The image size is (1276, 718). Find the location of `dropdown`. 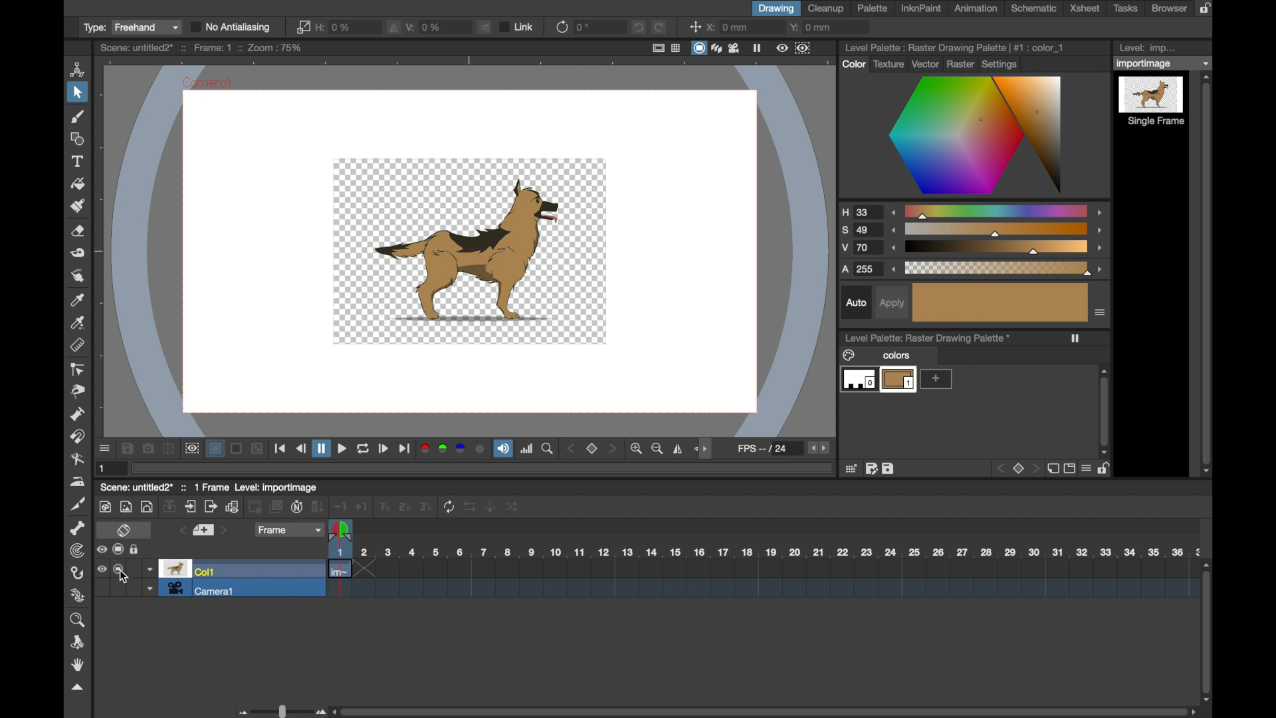

dropdown is located at coordinates (1164, 63).